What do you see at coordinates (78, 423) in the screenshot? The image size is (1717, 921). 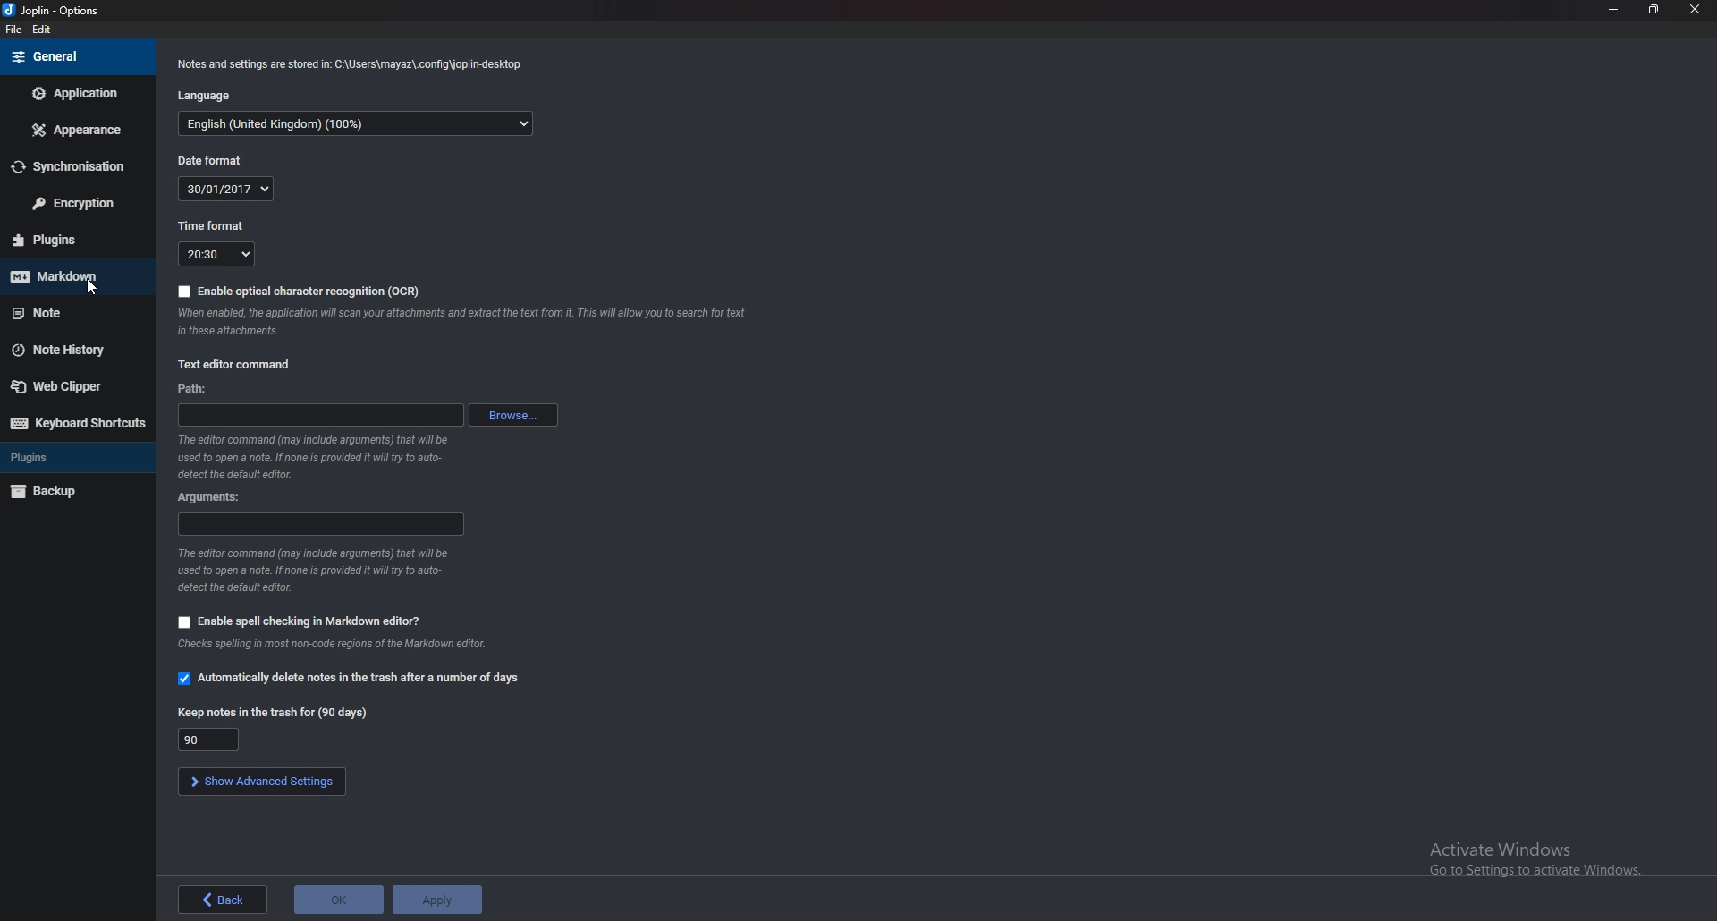 I see `Keyboard shortcuts` at bounding box center [78, 423].